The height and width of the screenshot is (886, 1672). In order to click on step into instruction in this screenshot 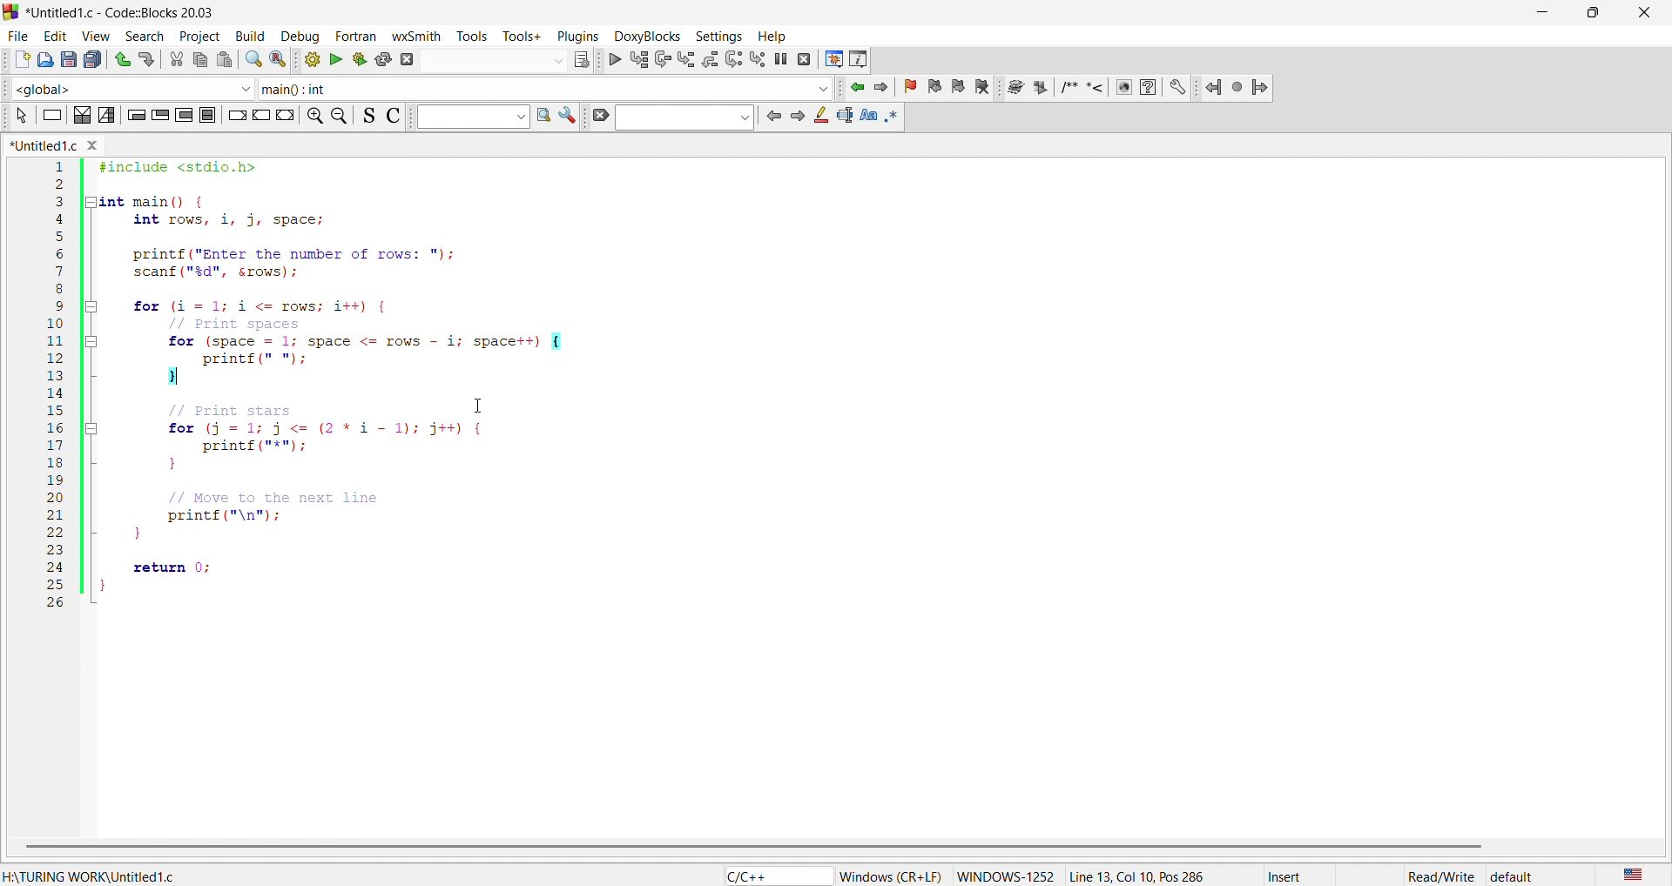, I will do `click(756, 59)`.